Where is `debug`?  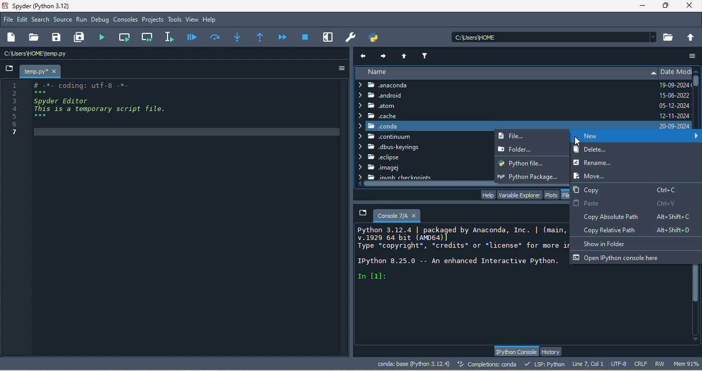
debug is located at coordinates (101, 21).